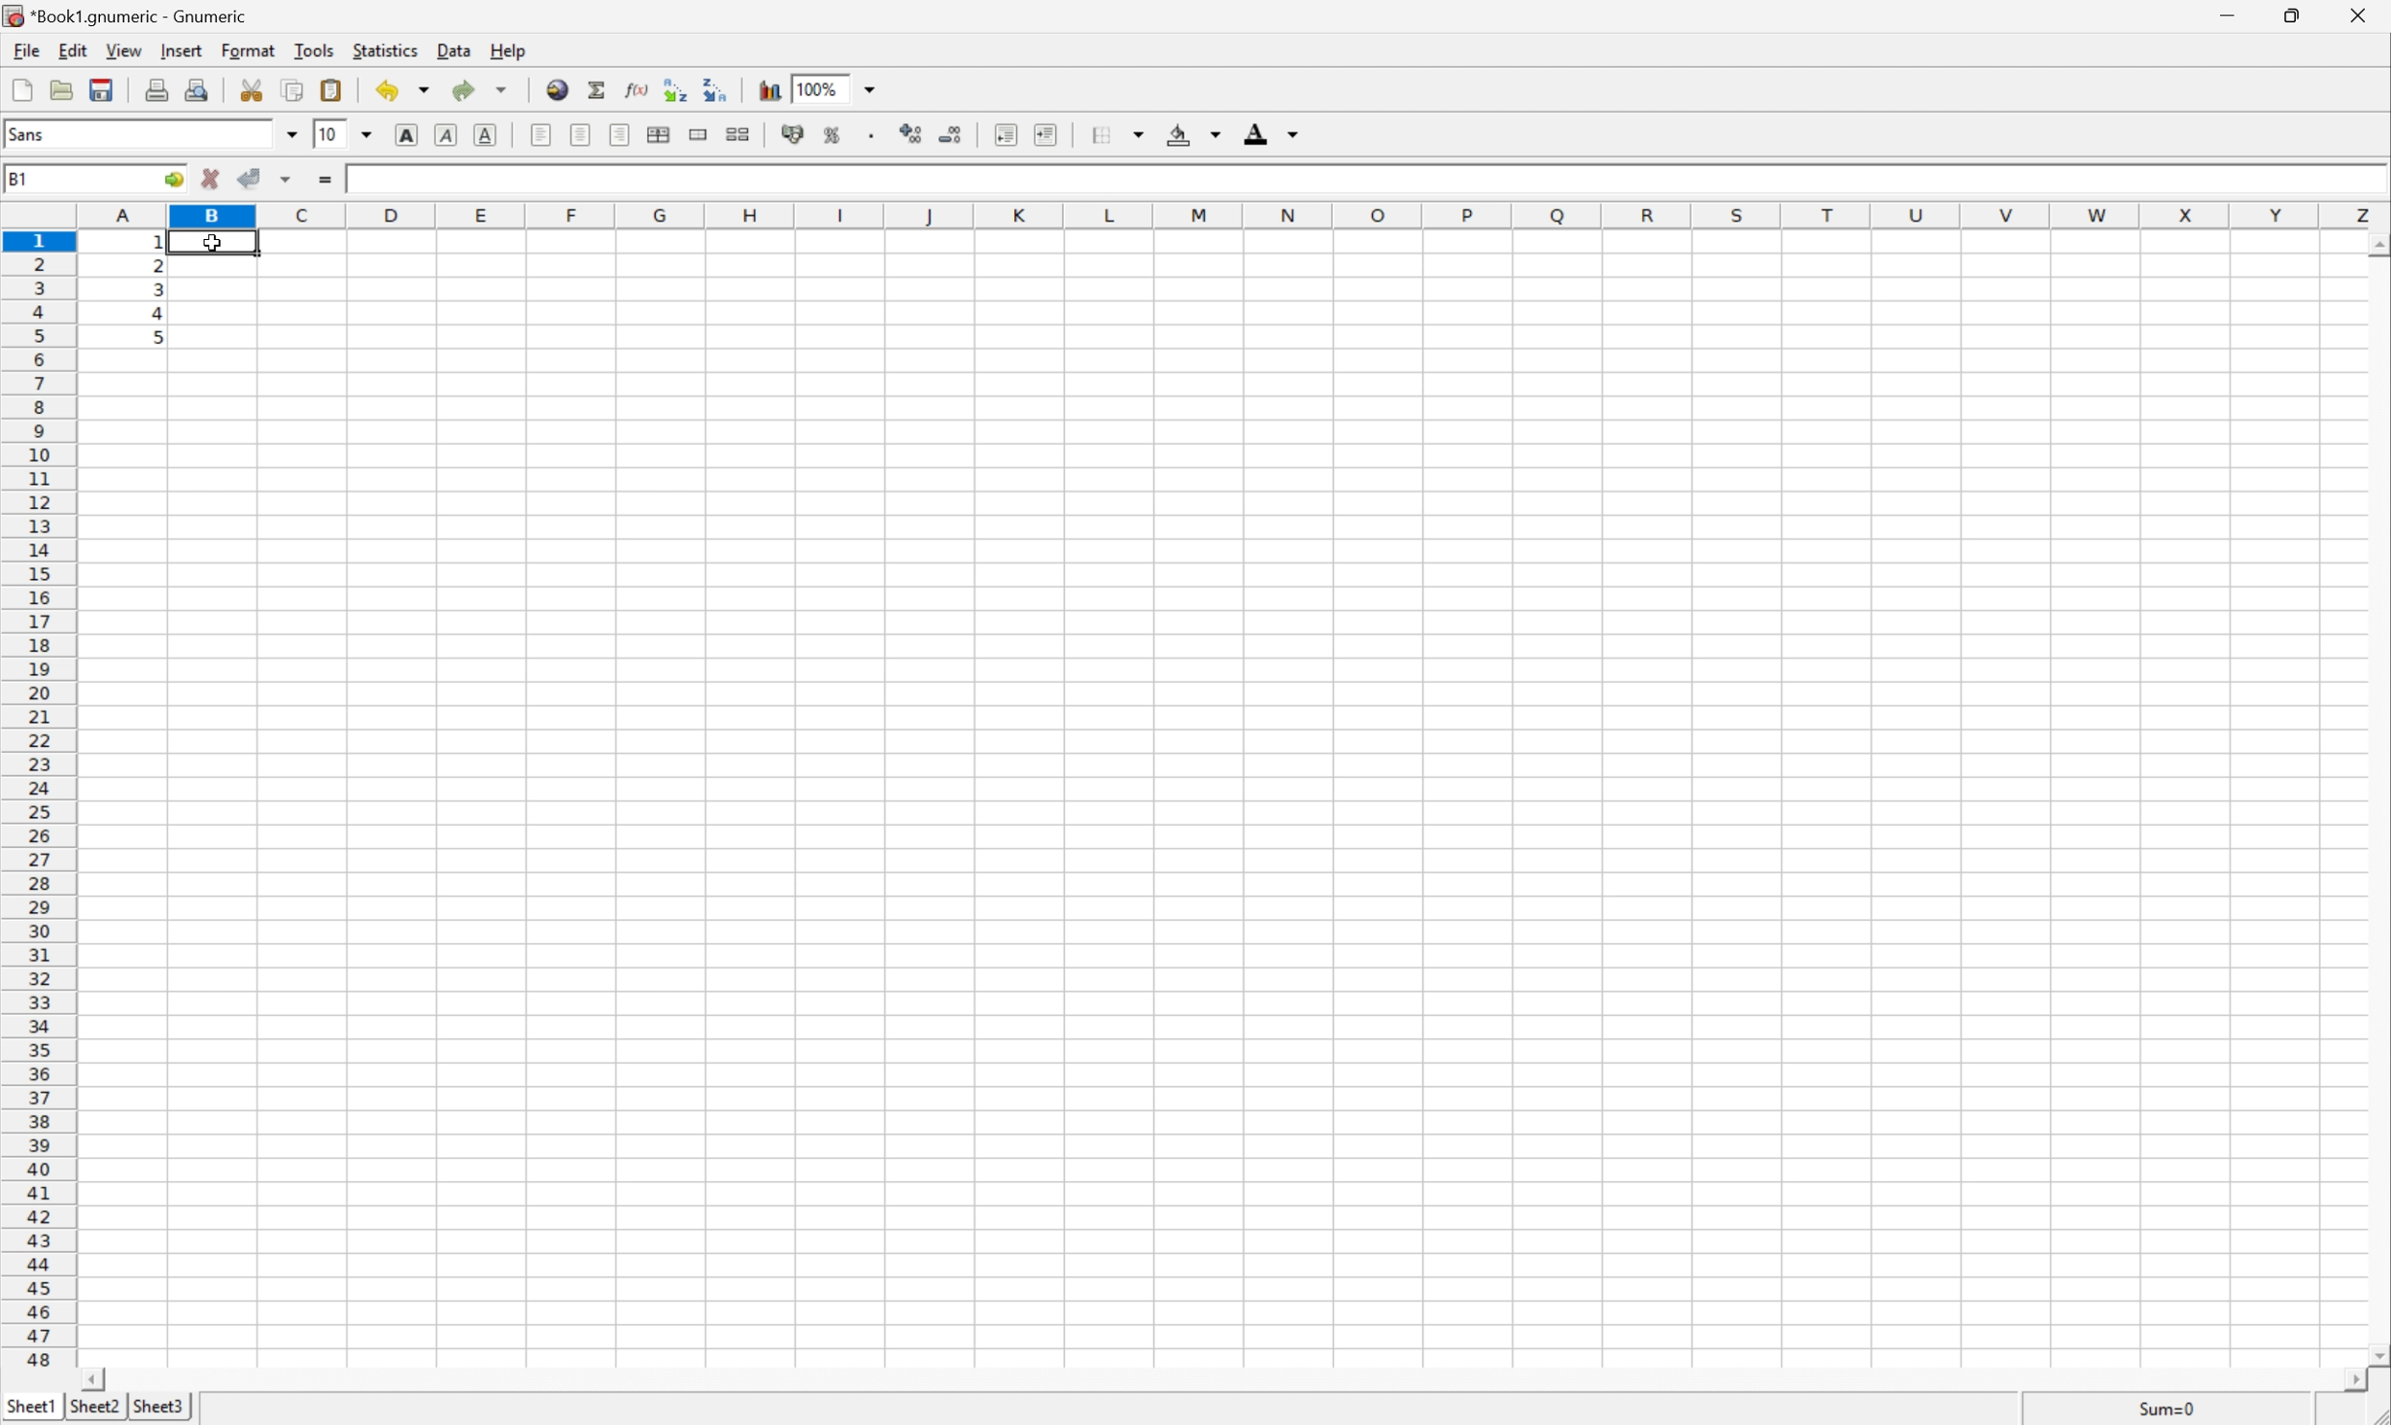  What do you see at coordinates (511, 50) in the screenshot?
I see `Help` at bounding box center [511, 50].